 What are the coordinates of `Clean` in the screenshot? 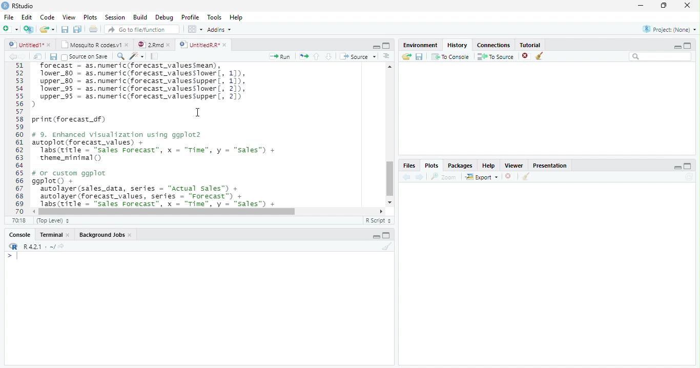 It's located at (386, 247).